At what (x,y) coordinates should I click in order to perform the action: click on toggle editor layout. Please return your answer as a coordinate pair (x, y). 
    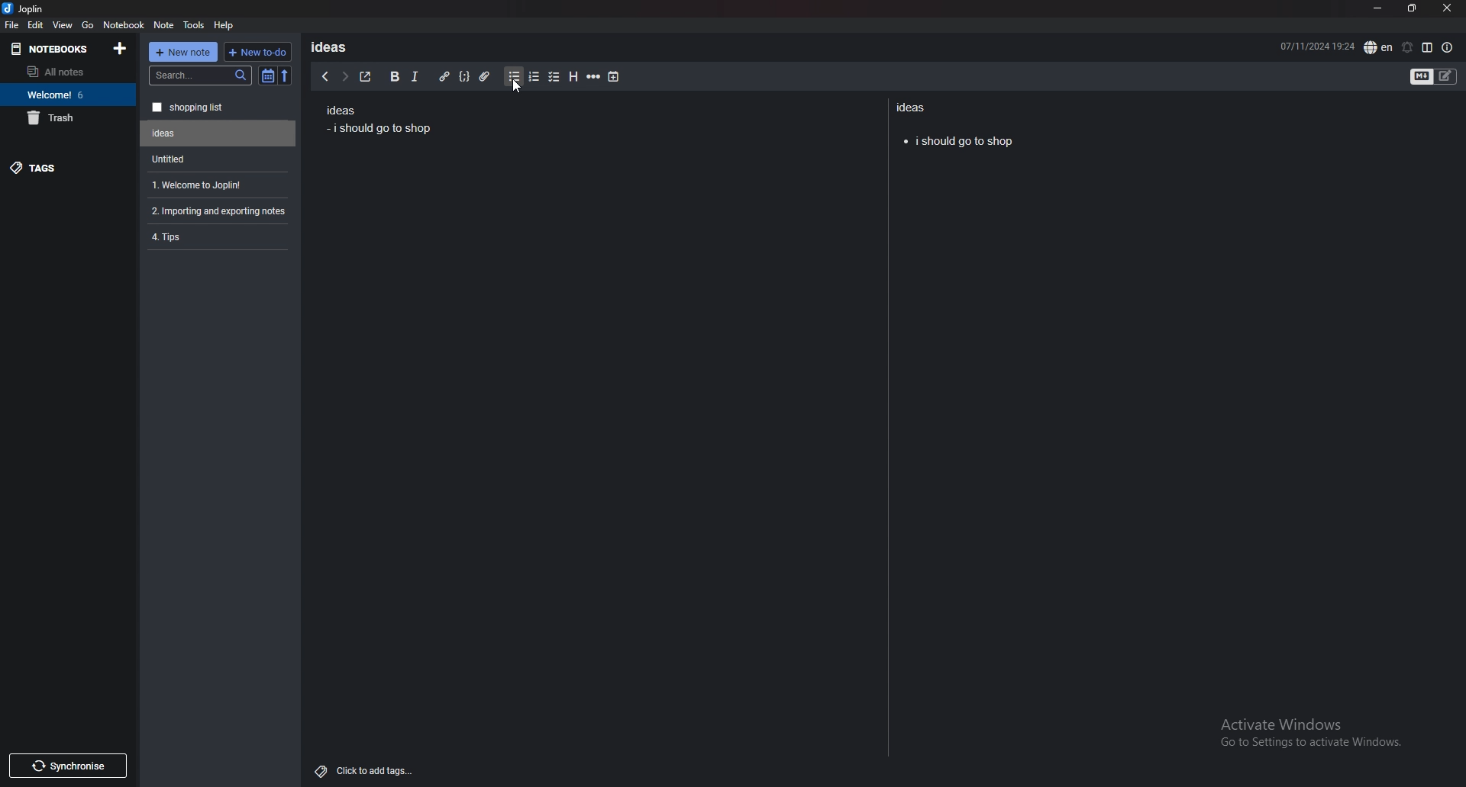
    Looking at the image, I should click on (1427, 47).